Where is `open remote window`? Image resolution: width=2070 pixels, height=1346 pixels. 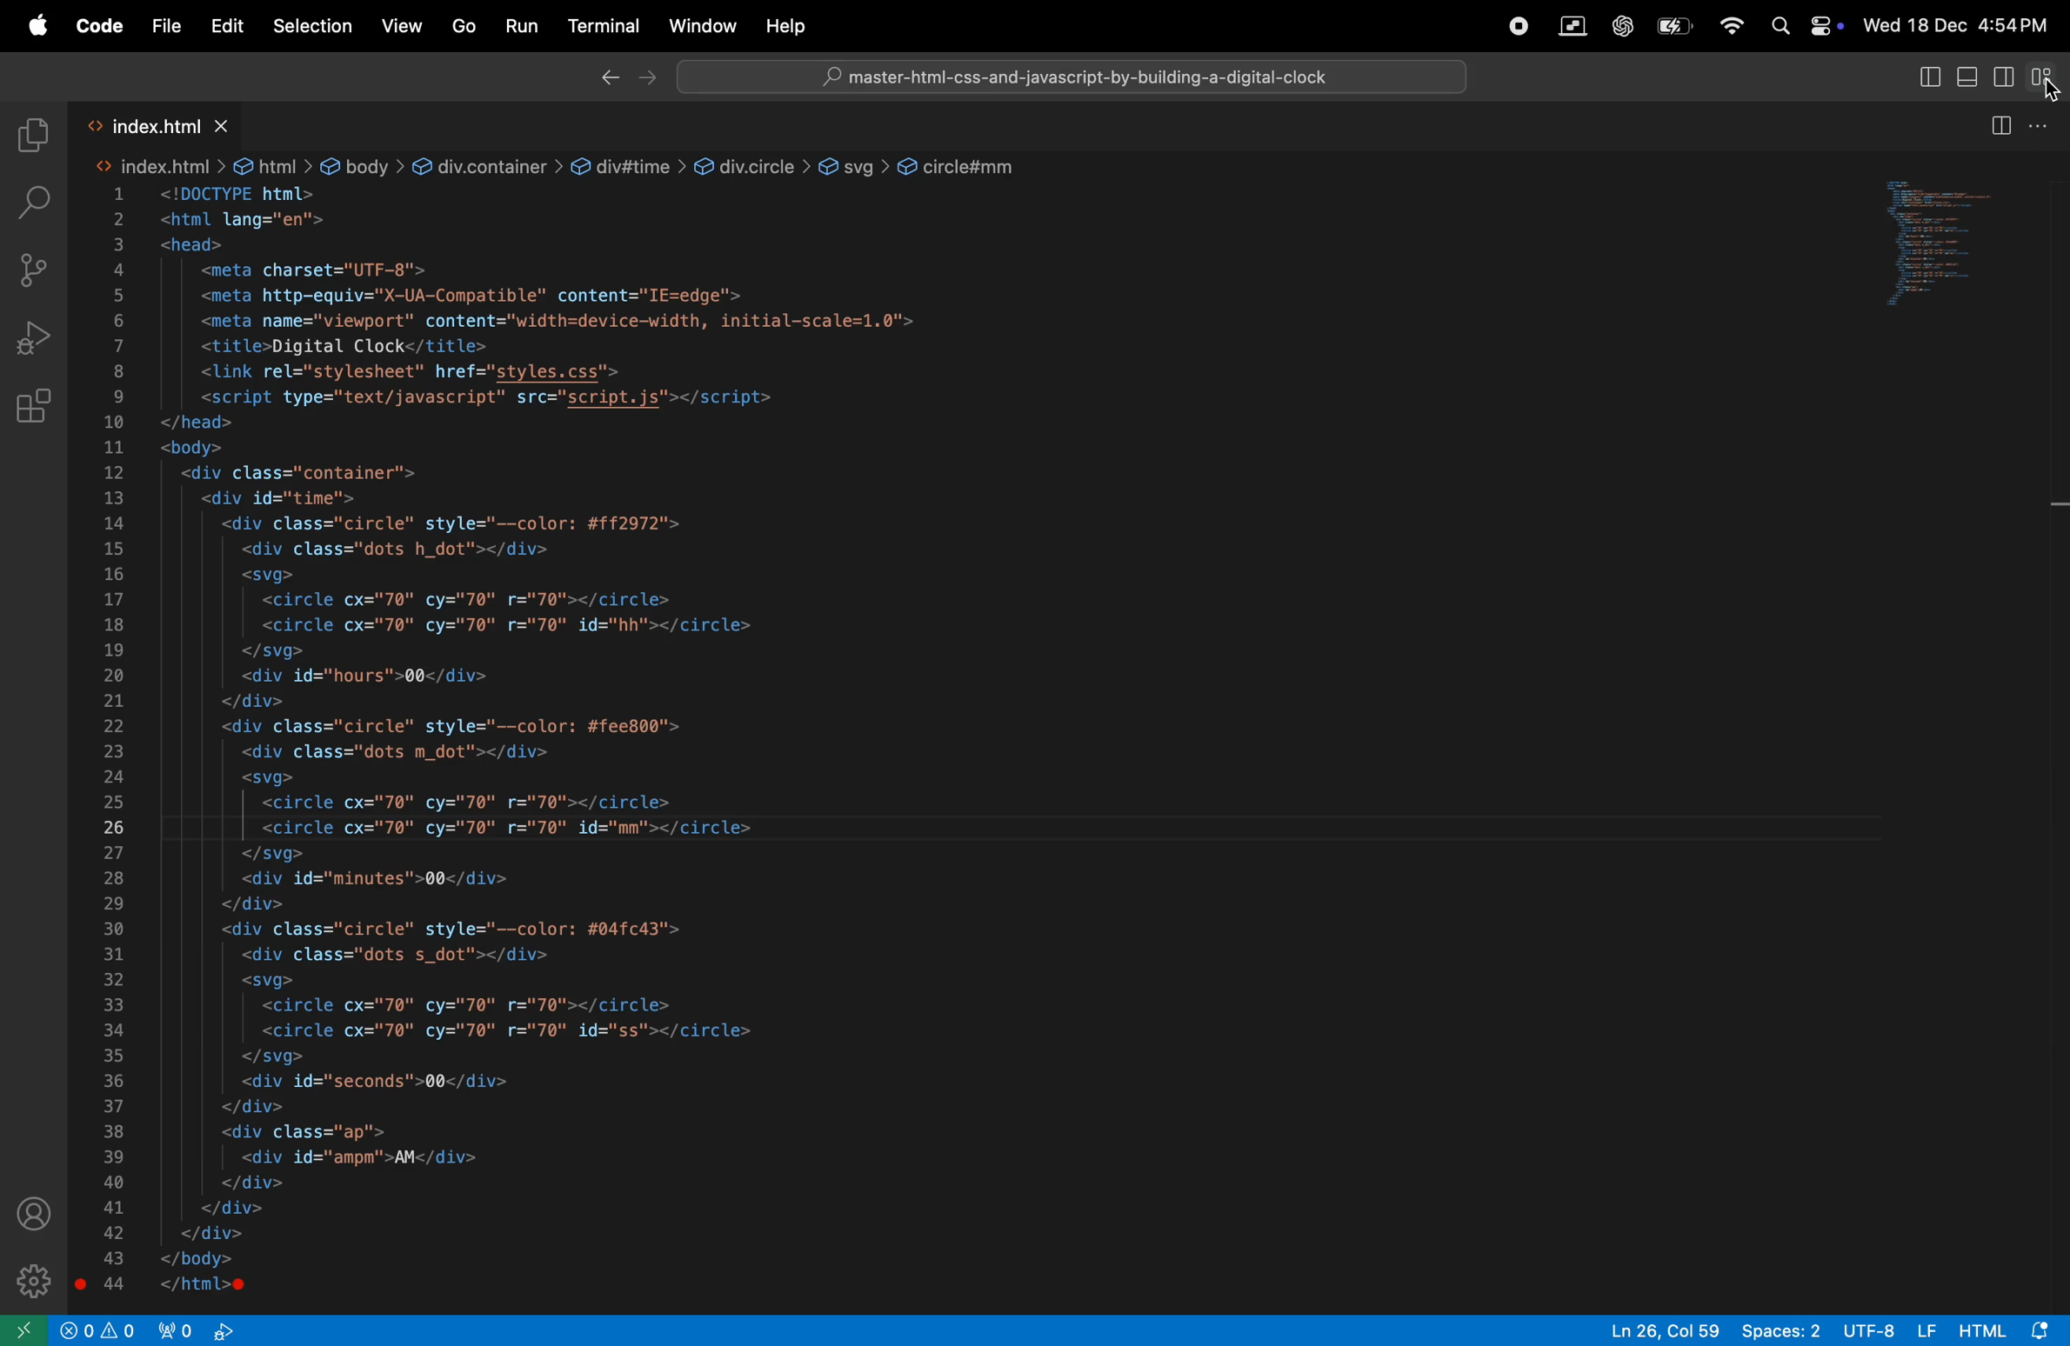 open remote window is located at coordinates (29, 1333).